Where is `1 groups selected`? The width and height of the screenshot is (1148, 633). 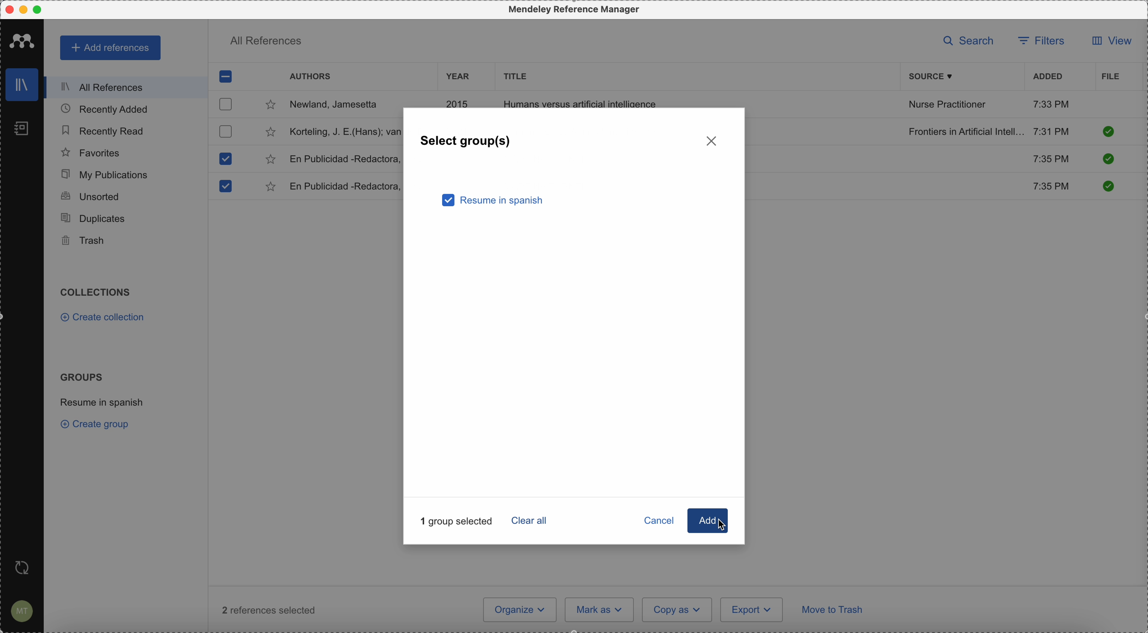 1 groups selected is located at coordinates (460, 520).